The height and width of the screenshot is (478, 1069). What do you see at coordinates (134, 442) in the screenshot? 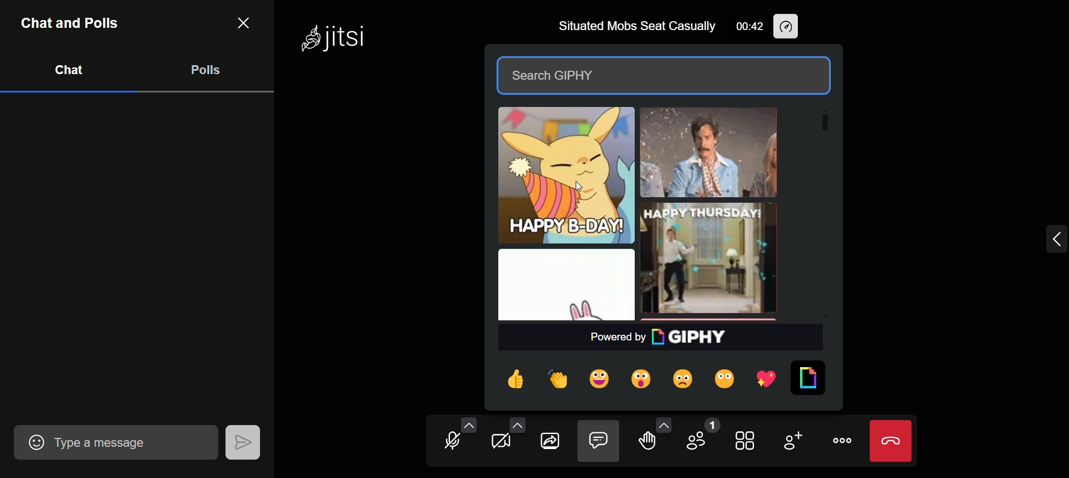
I see `Type a message` at bounding box center [134, 442].